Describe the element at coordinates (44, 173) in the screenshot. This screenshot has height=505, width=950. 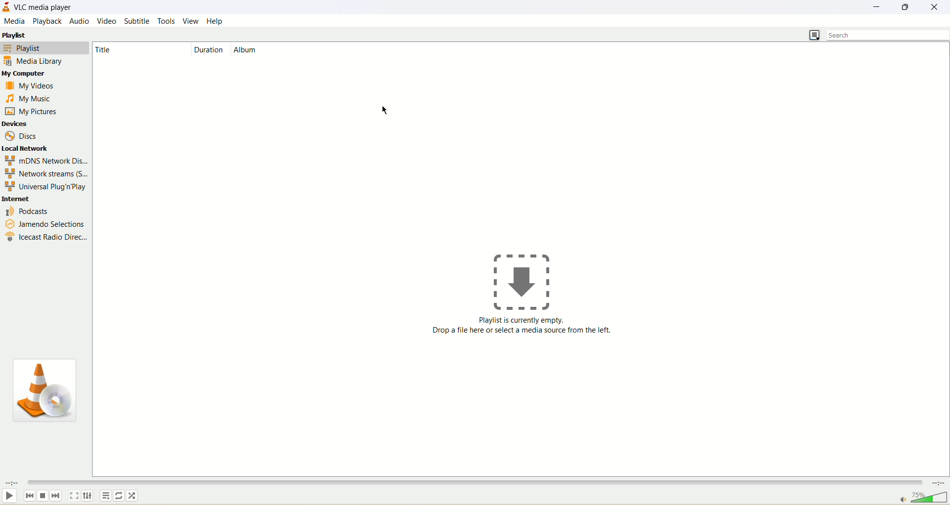
I see `network streams` at that location.